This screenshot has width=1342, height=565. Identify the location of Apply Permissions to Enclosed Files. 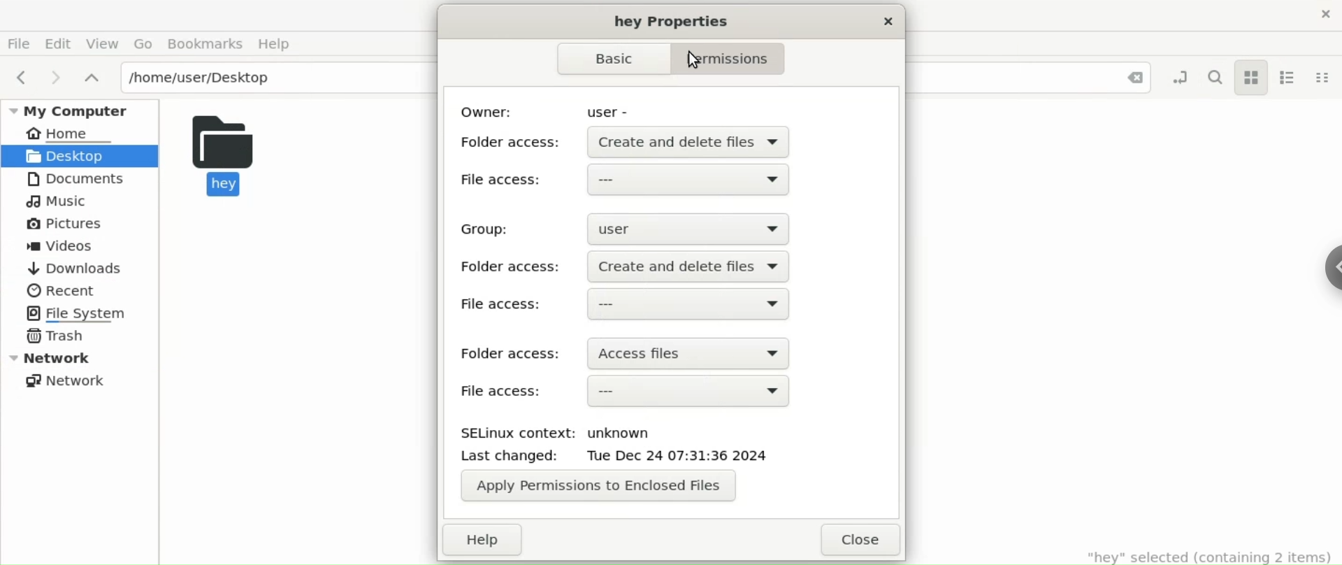
(598, 485).